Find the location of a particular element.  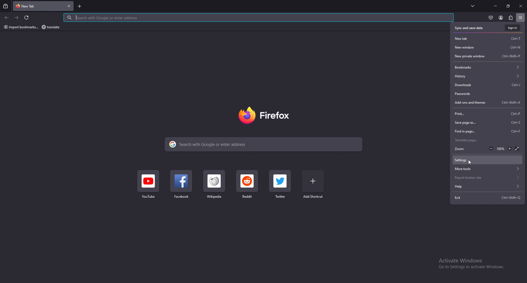

refresh is located at coordinates (27, 18).